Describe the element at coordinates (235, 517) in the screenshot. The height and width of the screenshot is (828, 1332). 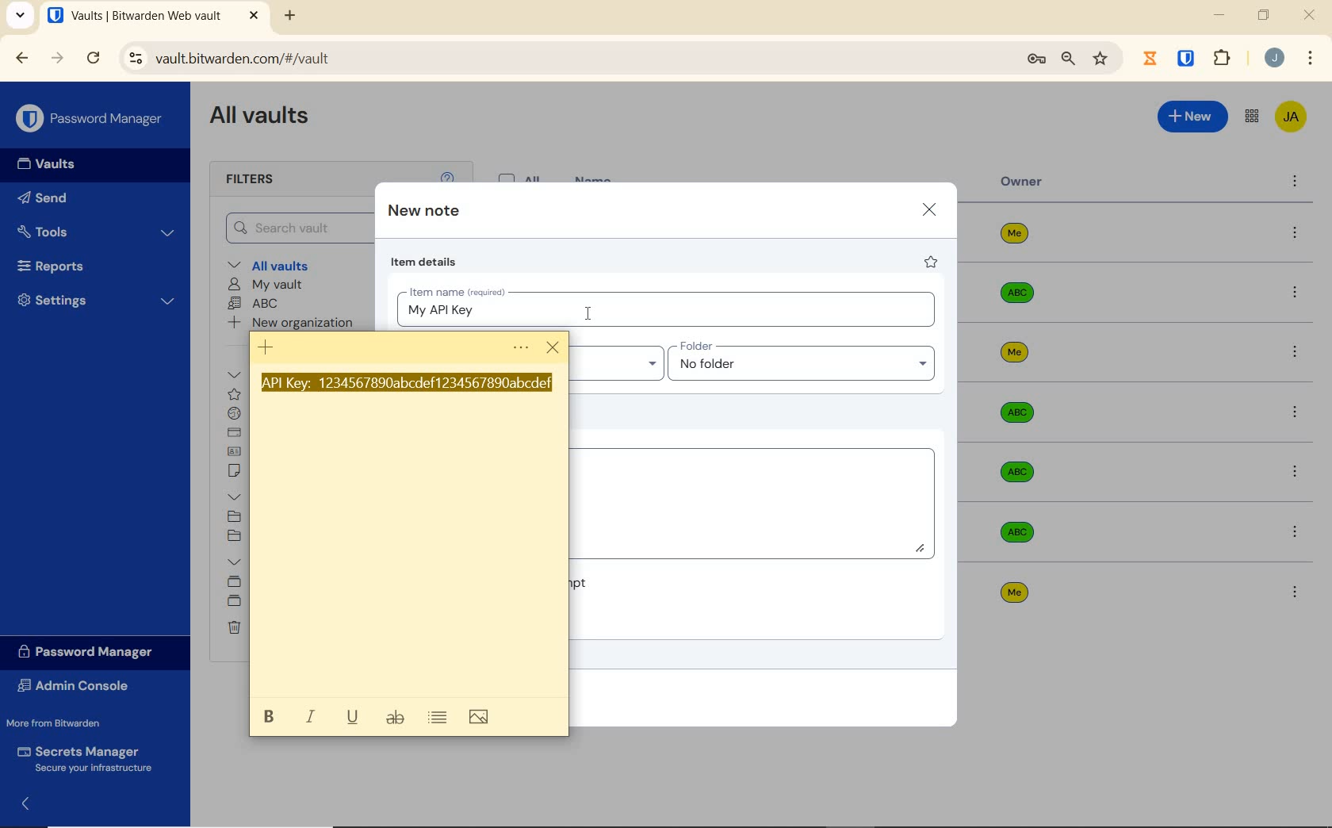
I see `SOCIAL MEDIA` at that location.